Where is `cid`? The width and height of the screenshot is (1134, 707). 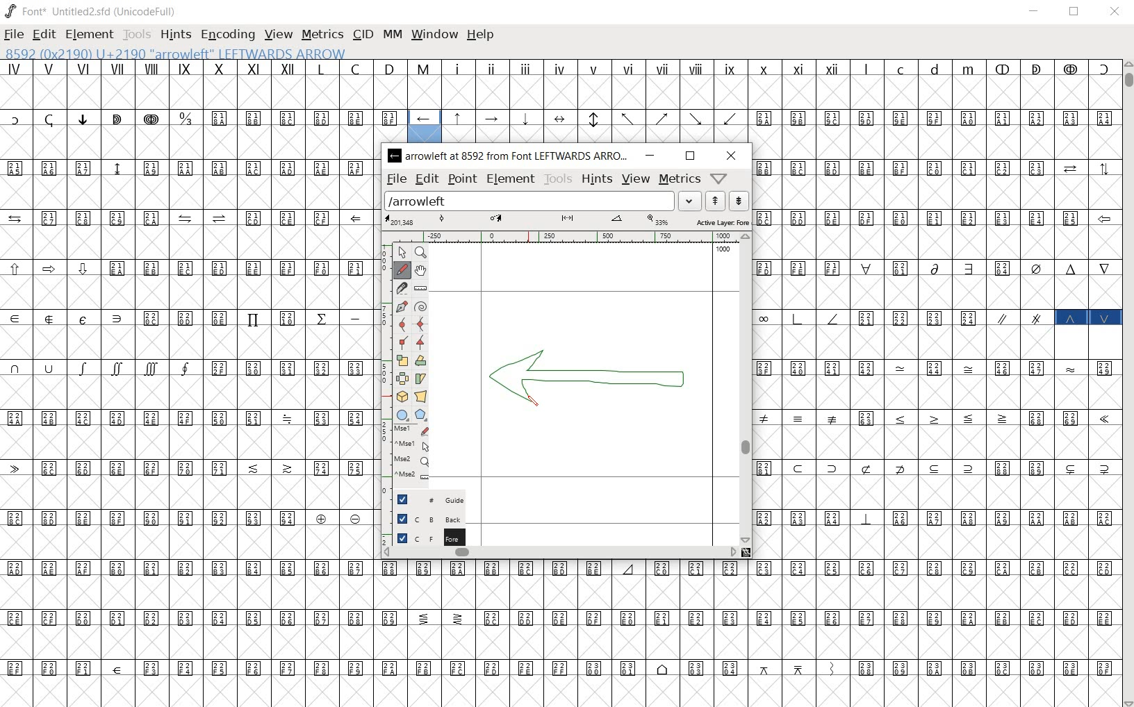
cid is located at coordinates (361, 35).